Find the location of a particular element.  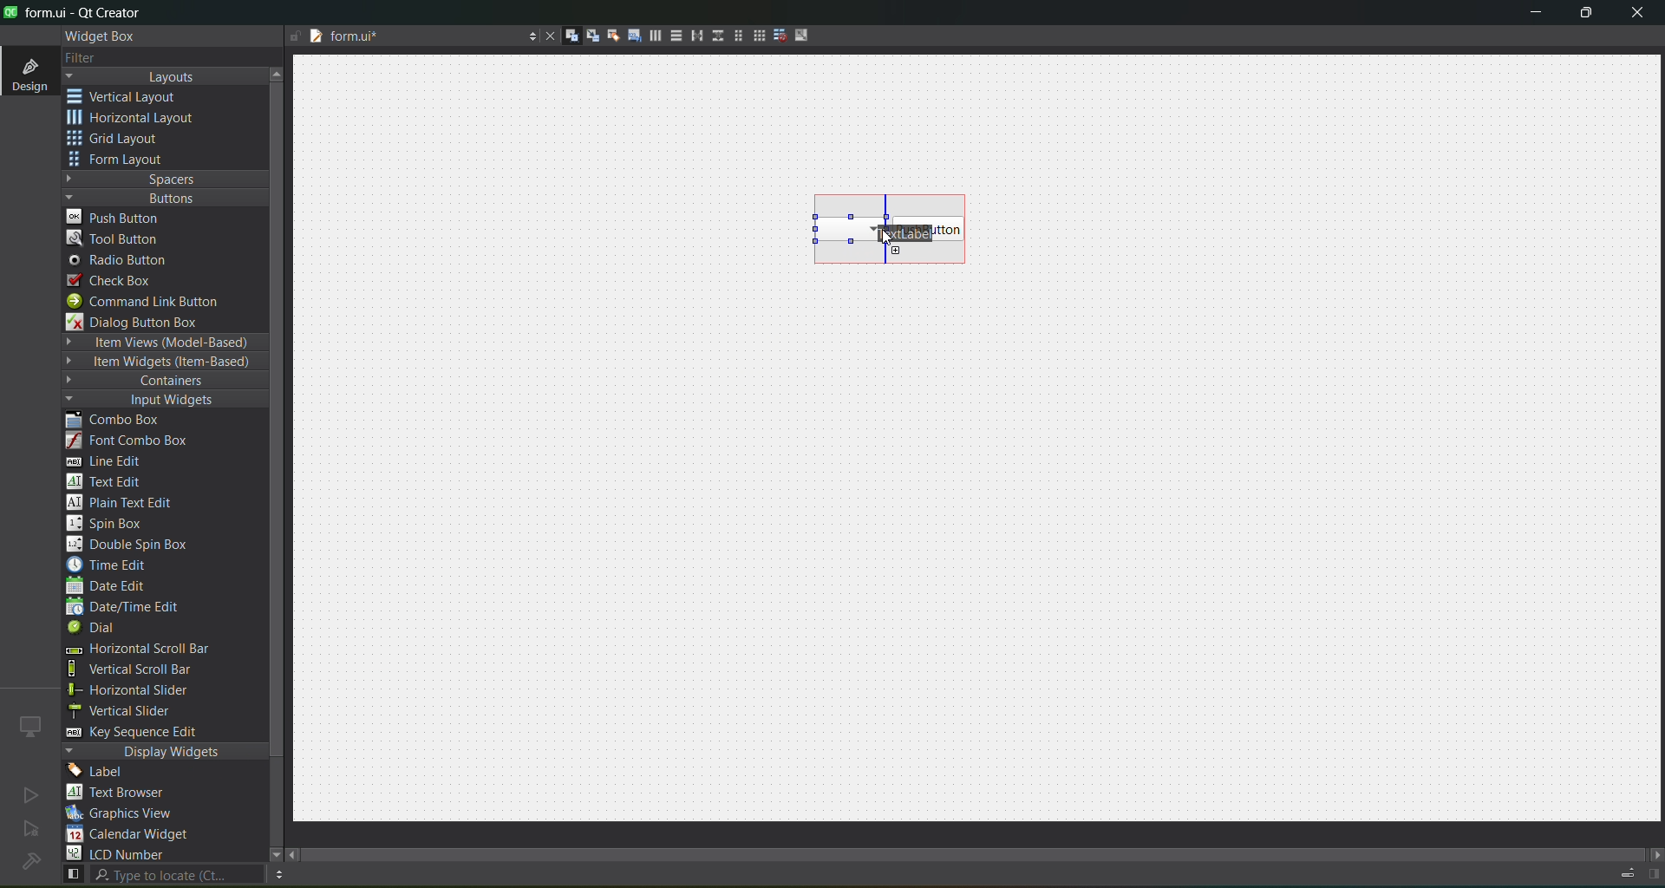

edit widgets is located at coordinates (565, 36).